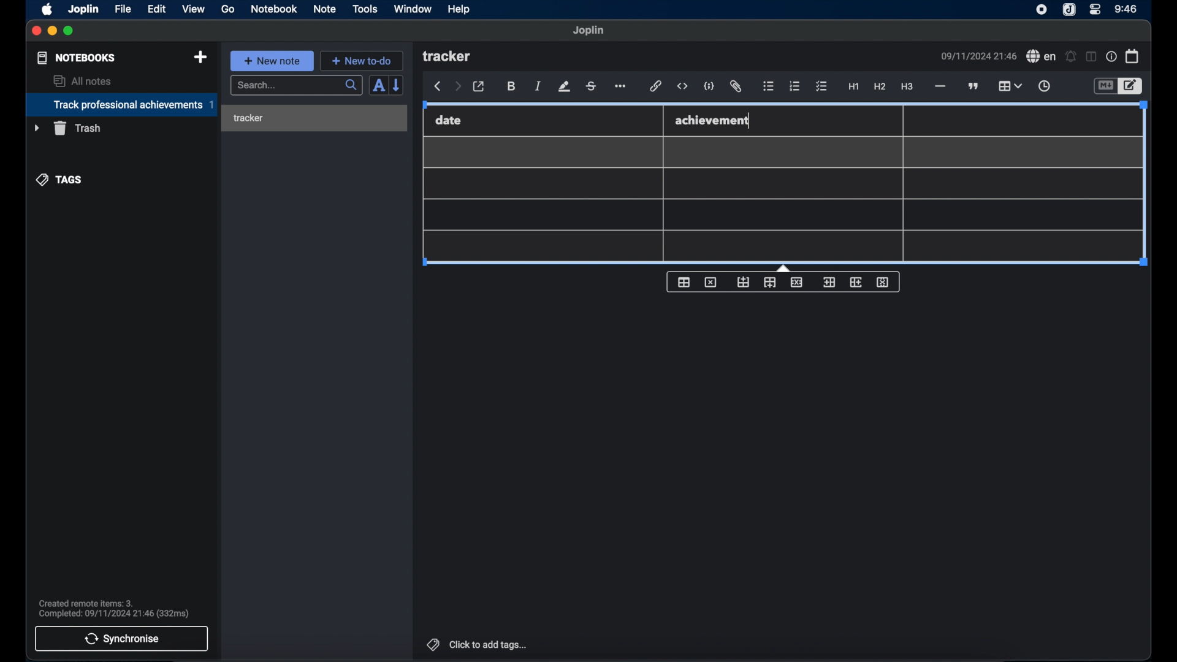  What do you see at coordinates (123, 9) in the screenshot?
I see `file` at bounding box center [123, 9].